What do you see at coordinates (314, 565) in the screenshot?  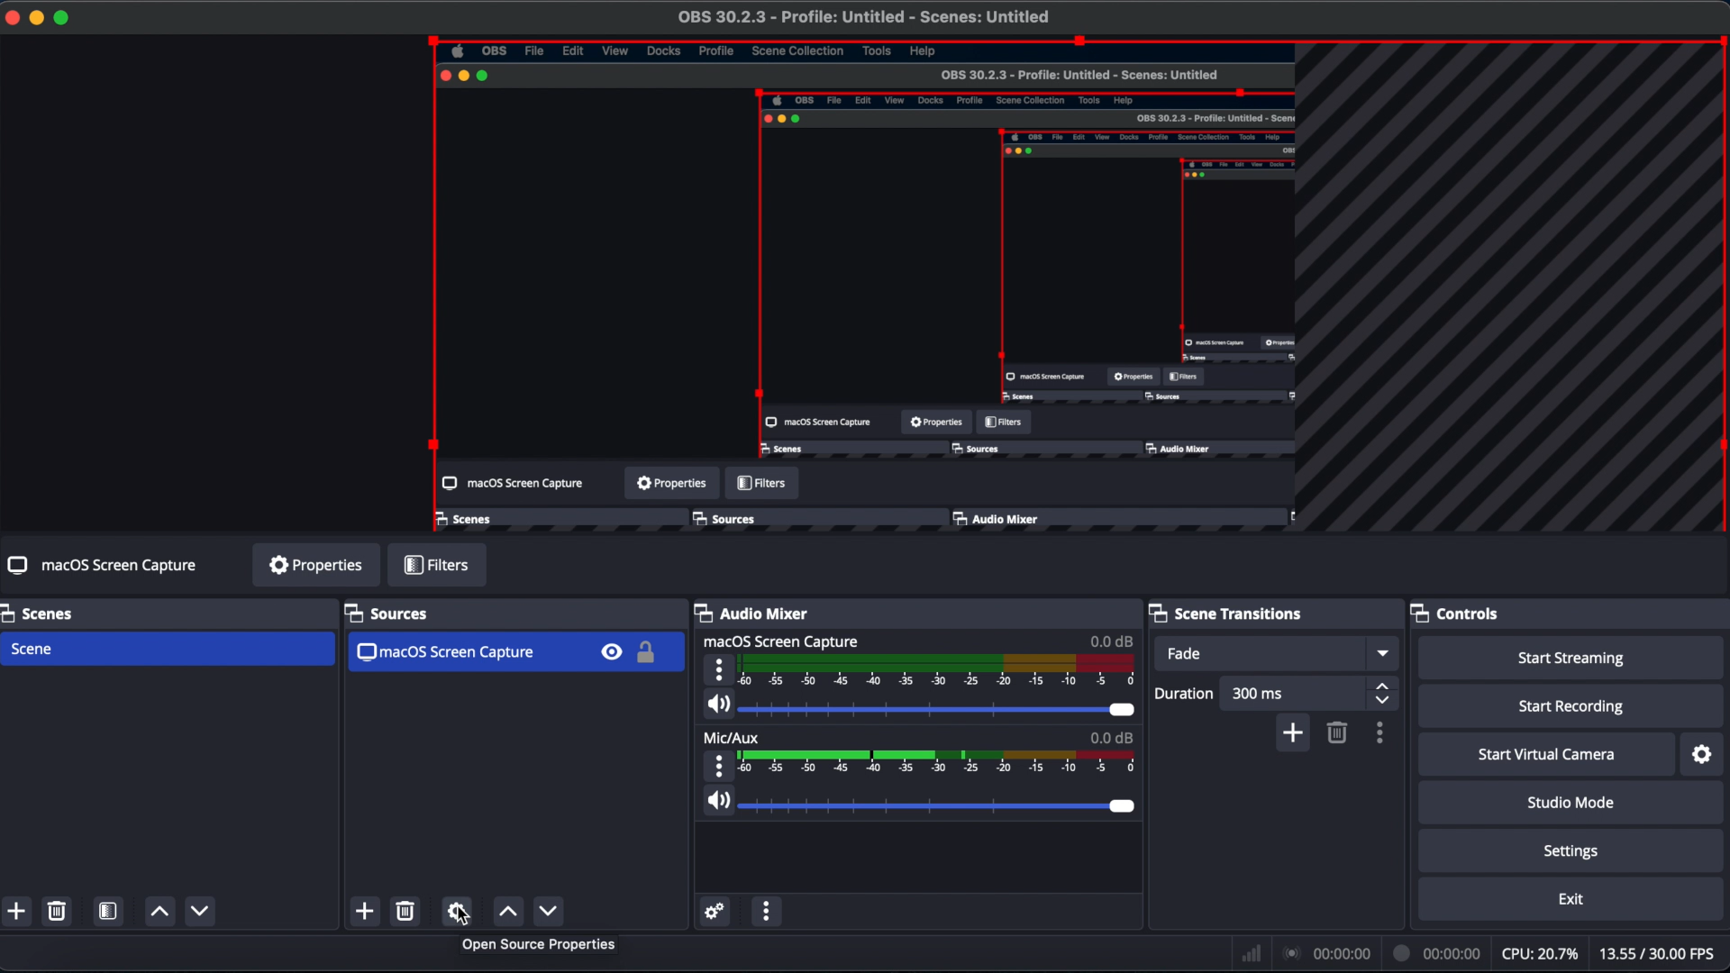 I see `properties` at bounding box center [314, 565].